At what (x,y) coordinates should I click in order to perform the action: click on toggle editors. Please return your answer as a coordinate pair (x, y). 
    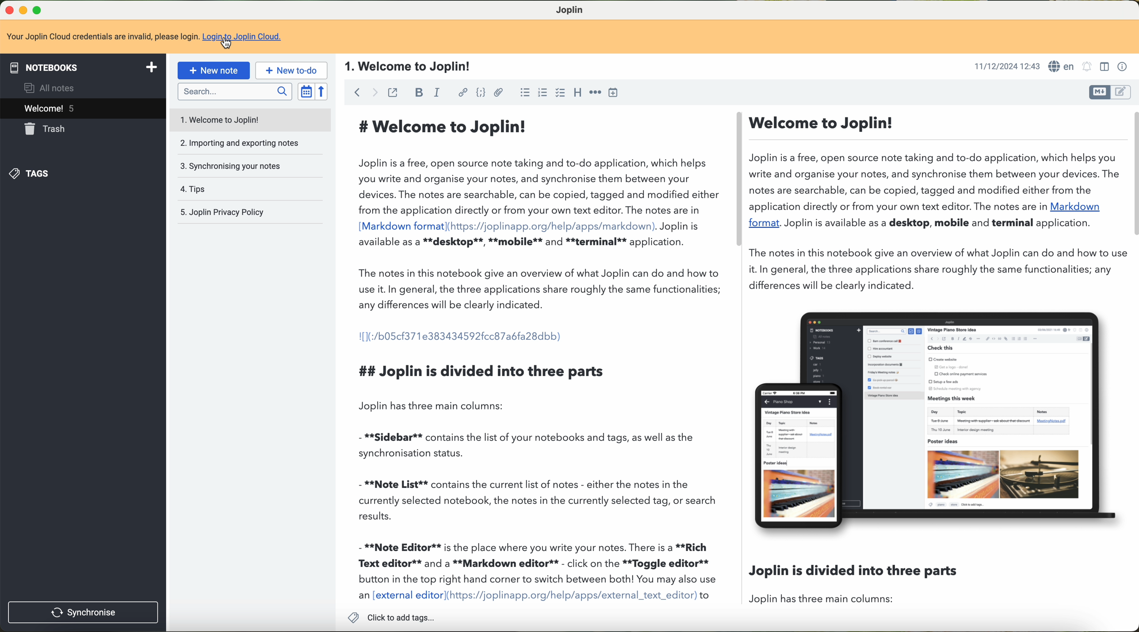
    Looking at the image, I should click on (1101, 94).